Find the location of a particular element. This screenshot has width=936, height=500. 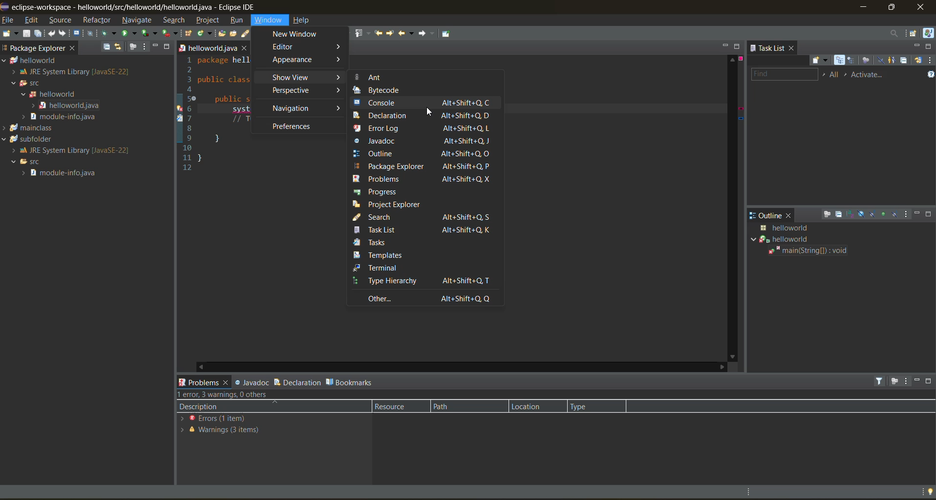

toggle  block selection mode is located at coordinates (313, 34).